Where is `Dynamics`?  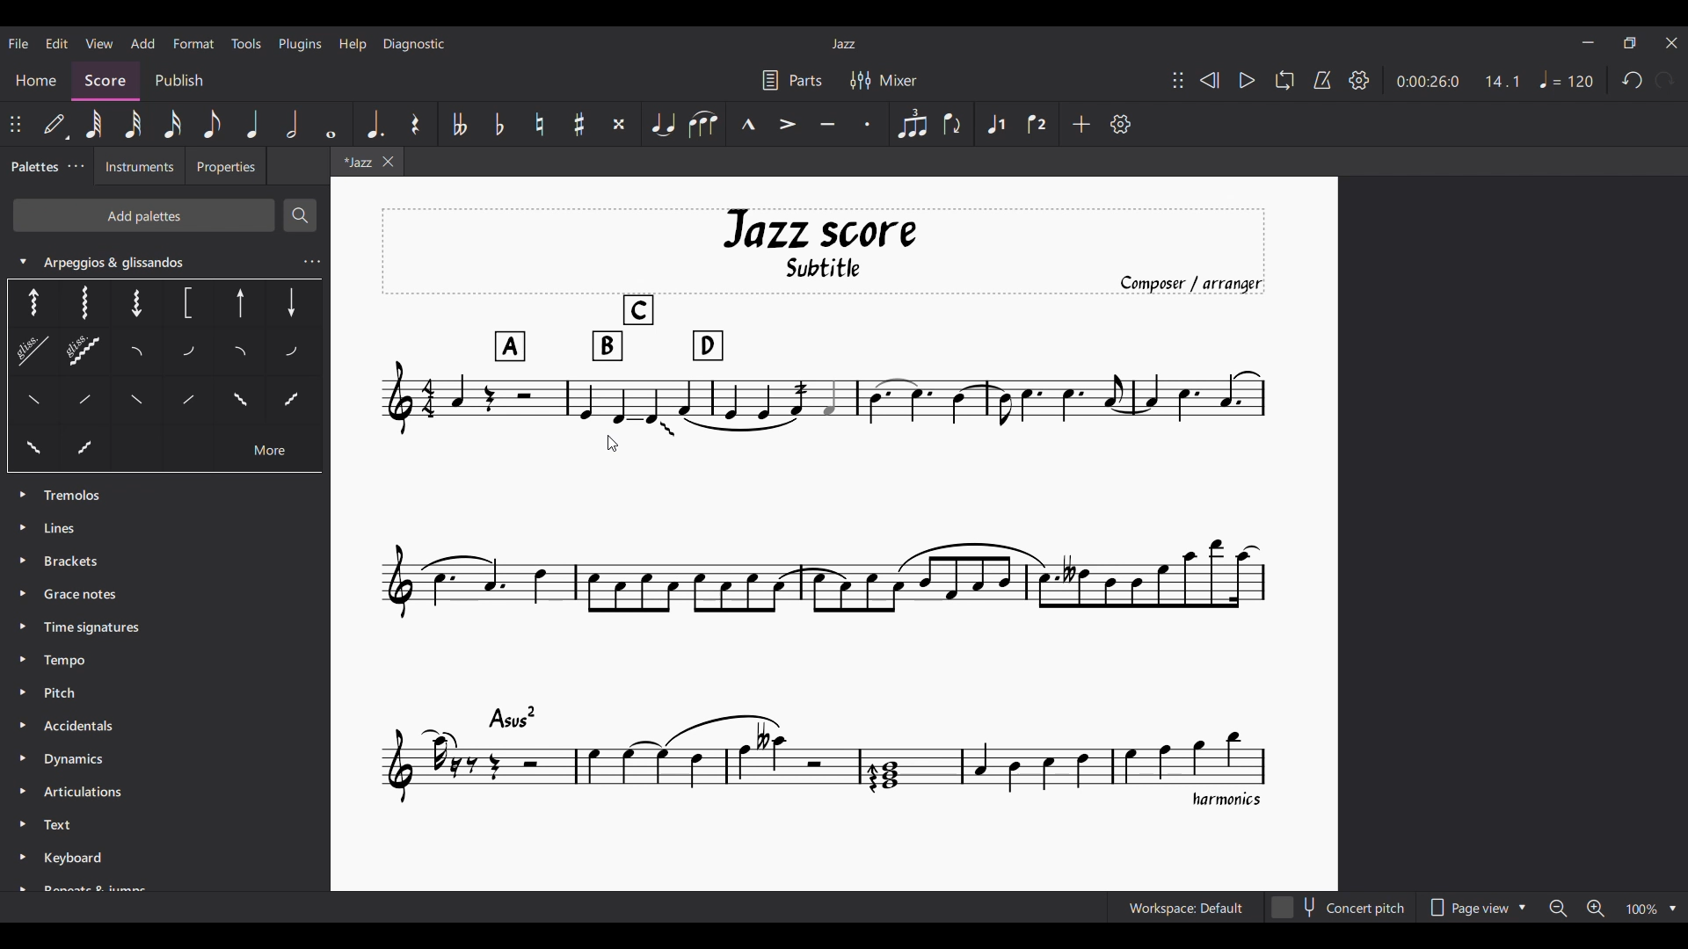 Dynamics is located at coordinates (80, 761).